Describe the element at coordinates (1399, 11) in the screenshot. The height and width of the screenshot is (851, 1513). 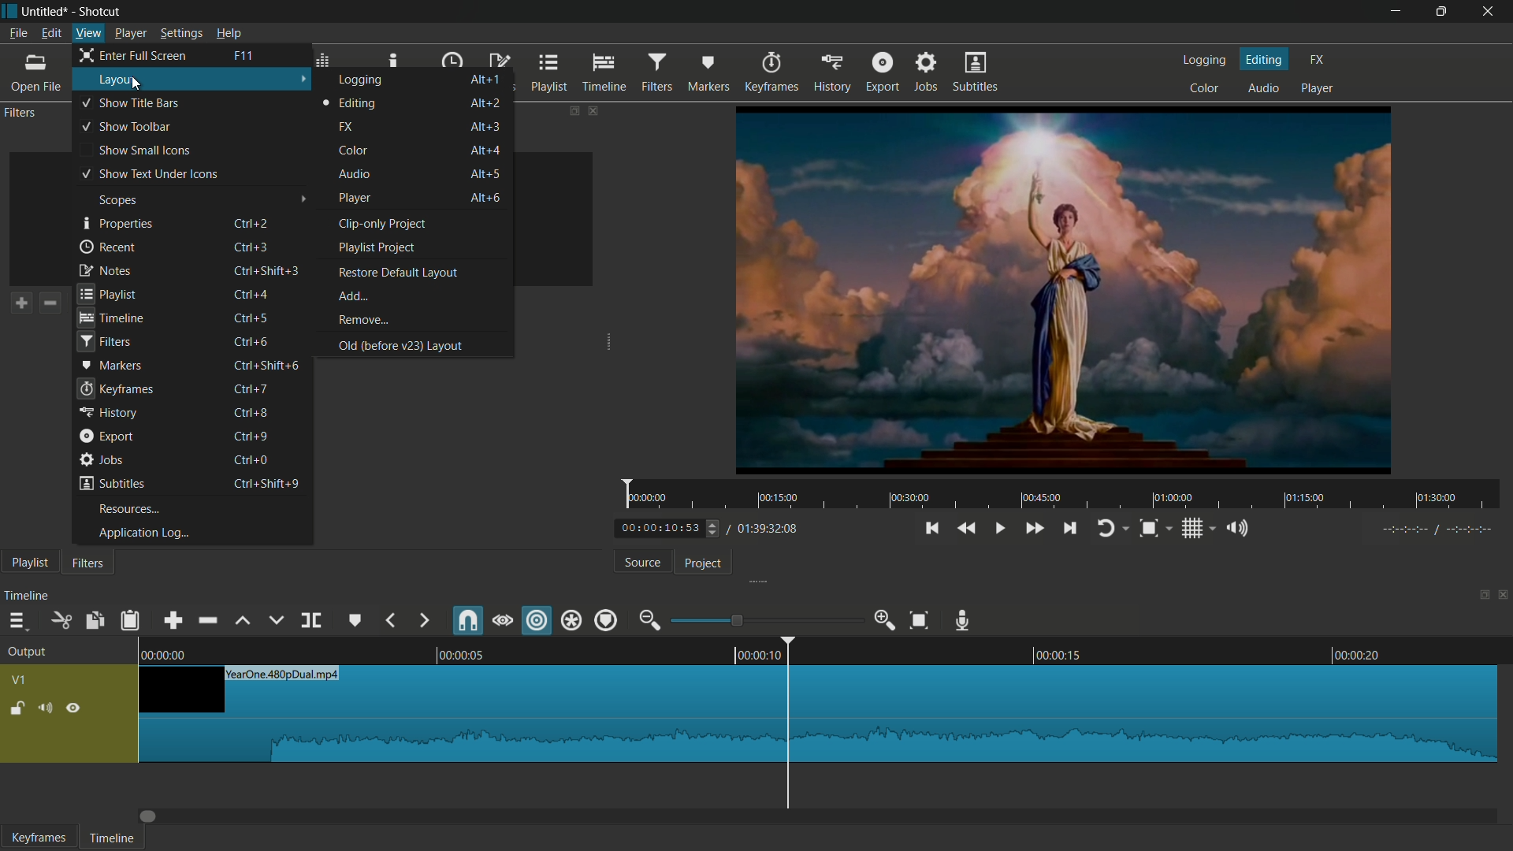
I see `minimize` at that location.